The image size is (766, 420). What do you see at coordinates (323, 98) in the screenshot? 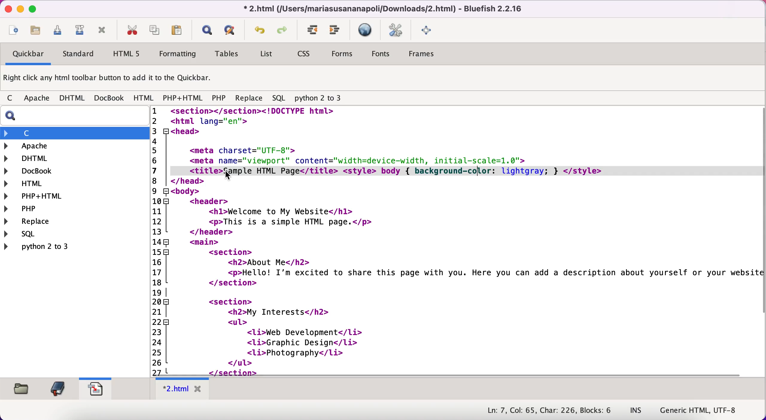
I see `python 2 to 3` at bounding box center [323, 98].